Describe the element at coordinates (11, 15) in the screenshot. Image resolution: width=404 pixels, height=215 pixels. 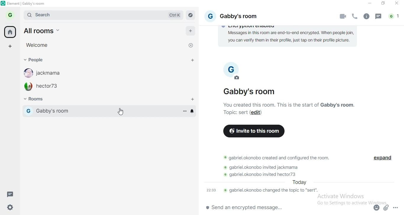
I see `profile` at that location.